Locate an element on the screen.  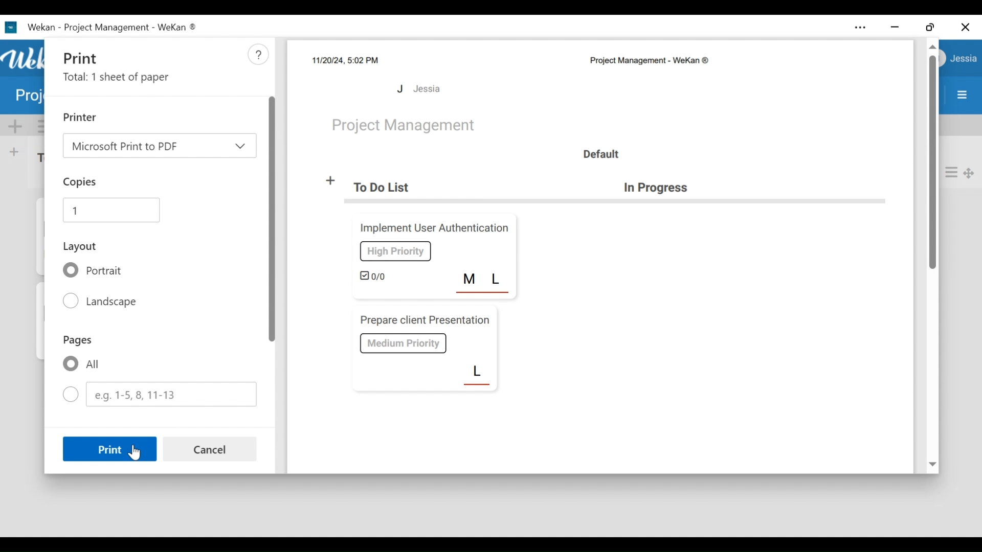
Close is located at coordinates (965, 27).